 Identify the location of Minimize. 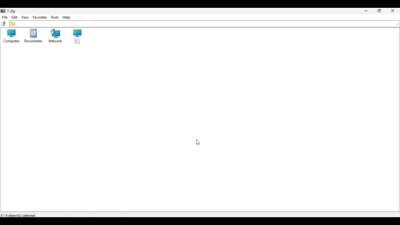
(367, 11).